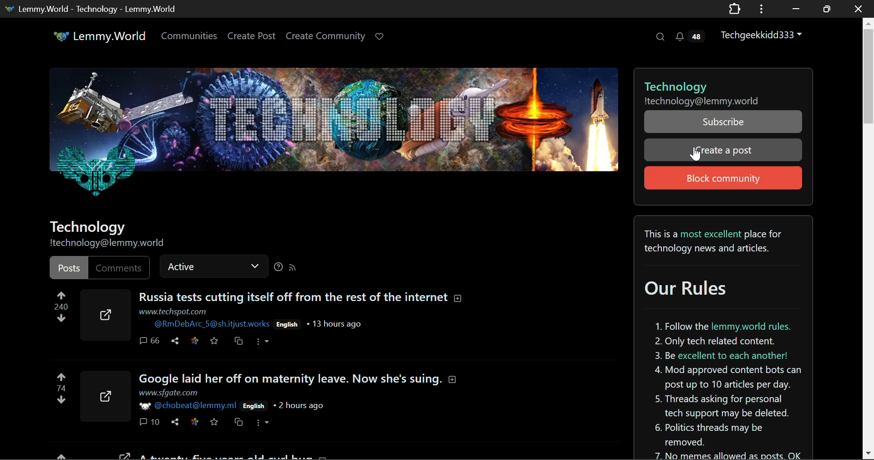 This screenshot has width=874, height=460. Describe the element at coordinates (66, 267) in the screenshot. I see `Posts Filter Selected` at that location.